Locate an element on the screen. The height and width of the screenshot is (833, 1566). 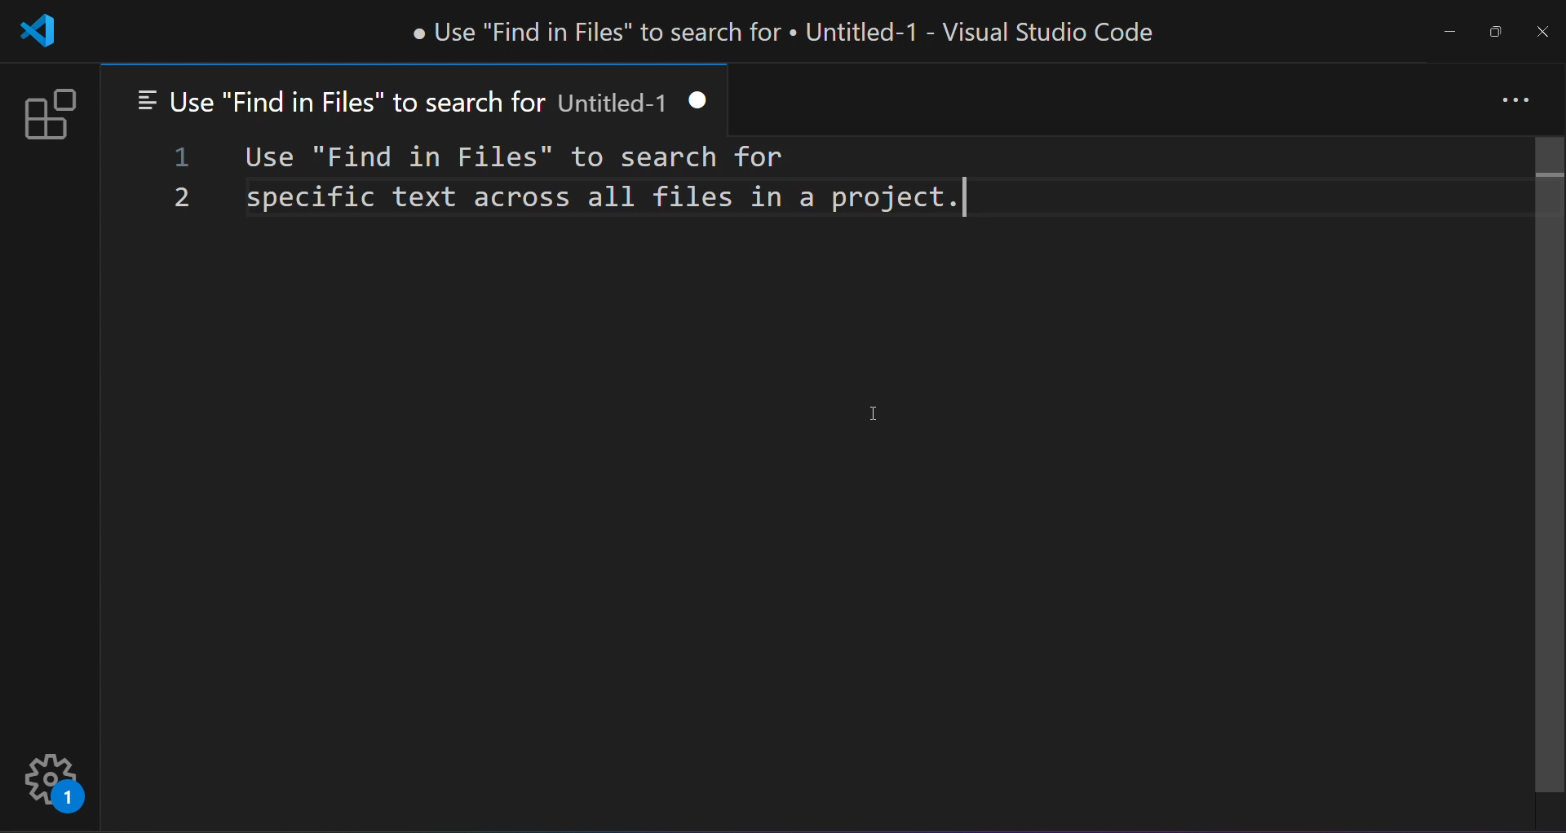
more is located at coordinates (1512, 101).